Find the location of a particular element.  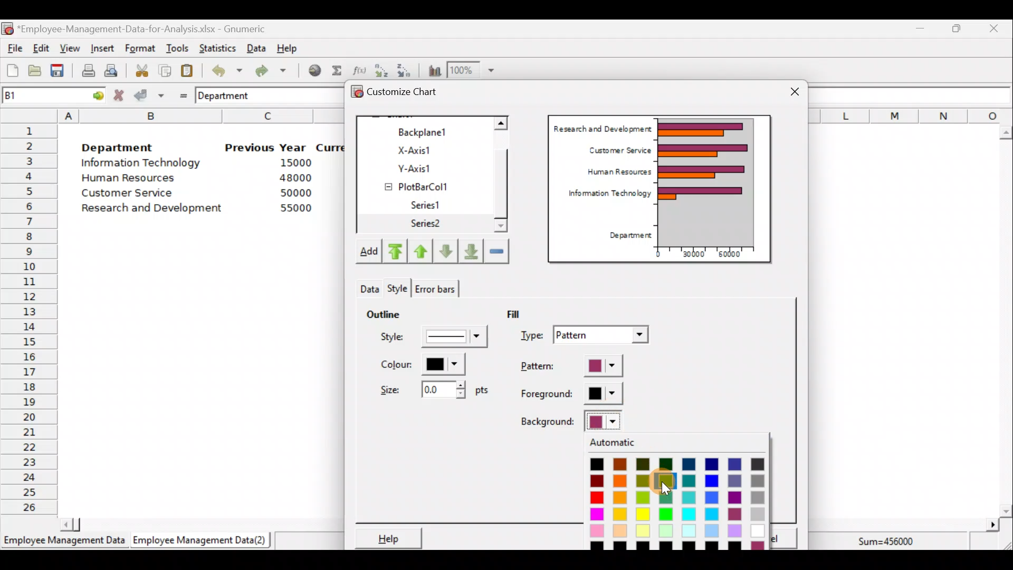

Series2 is located at coordinates (428, 224).